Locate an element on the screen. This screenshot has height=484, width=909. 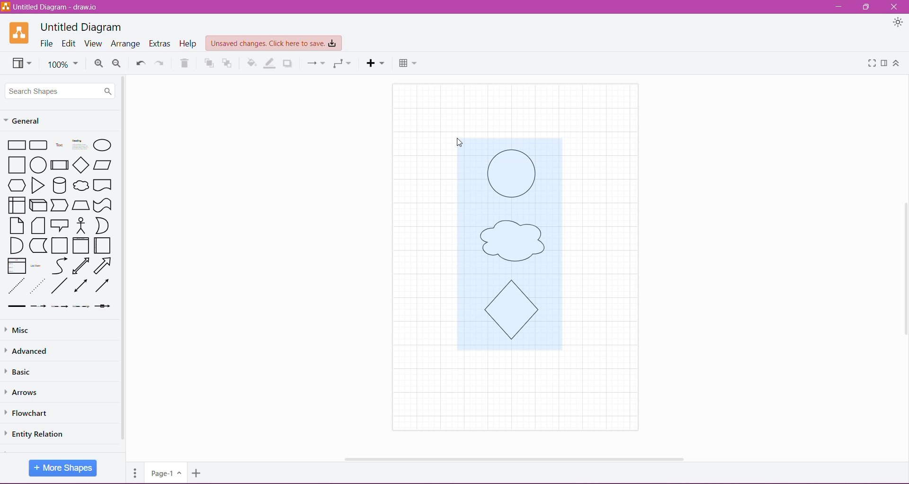
Page 1 is located at coordinates (165, 472).